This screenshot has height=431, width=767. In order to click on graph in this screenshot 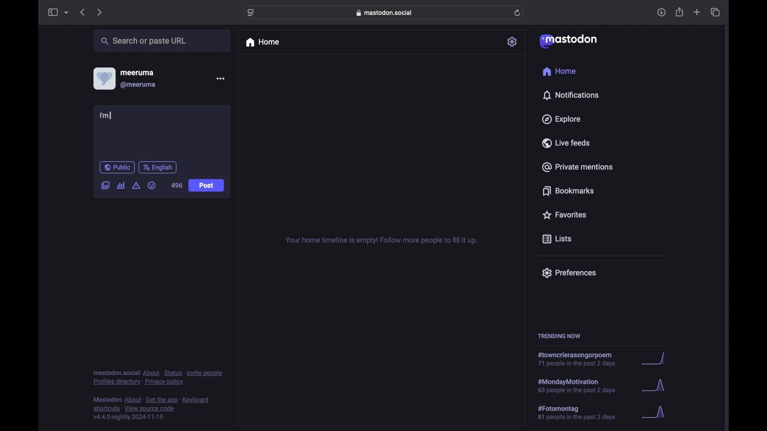, I will do `click(656, 386)`.